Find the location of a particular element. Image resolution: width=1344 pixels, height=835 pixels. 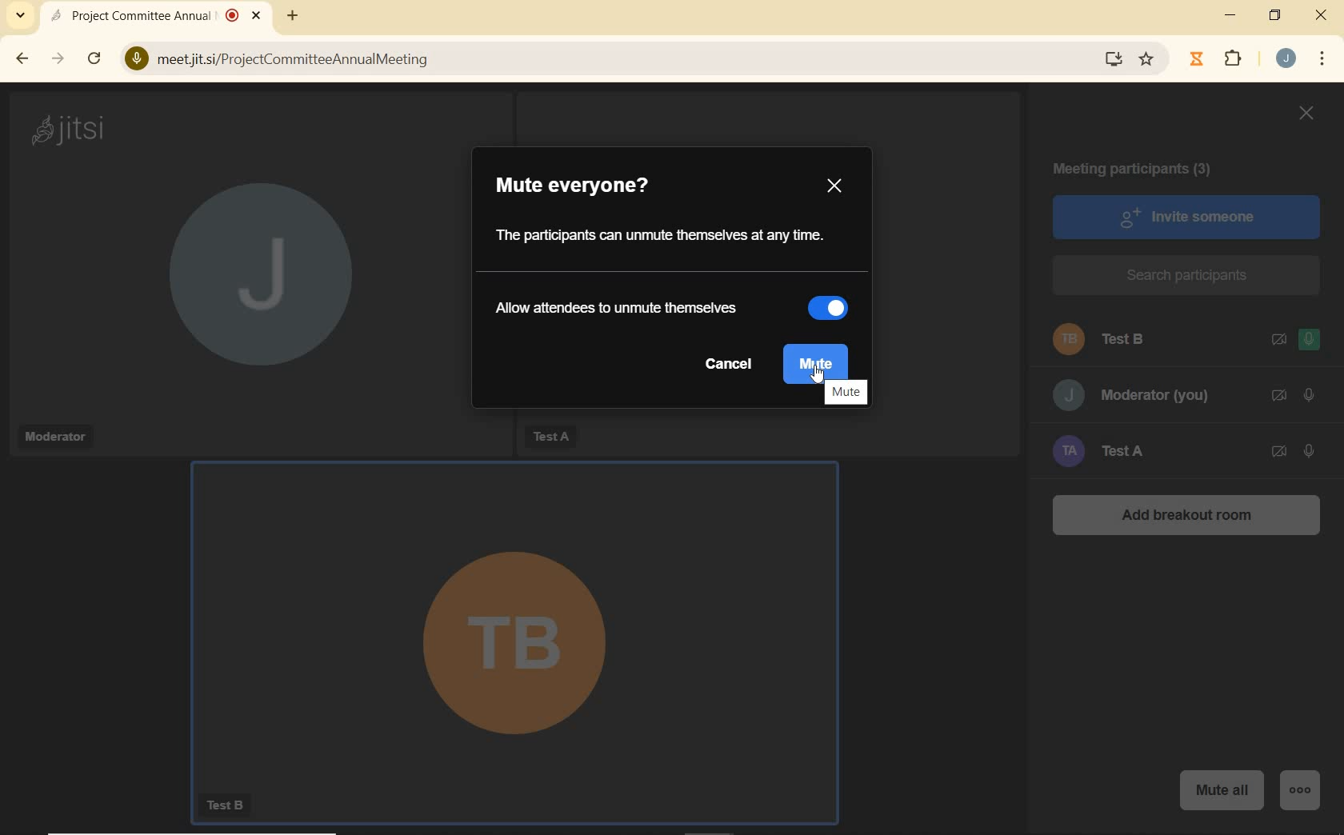

close tab is located at coordinates (255, 16).